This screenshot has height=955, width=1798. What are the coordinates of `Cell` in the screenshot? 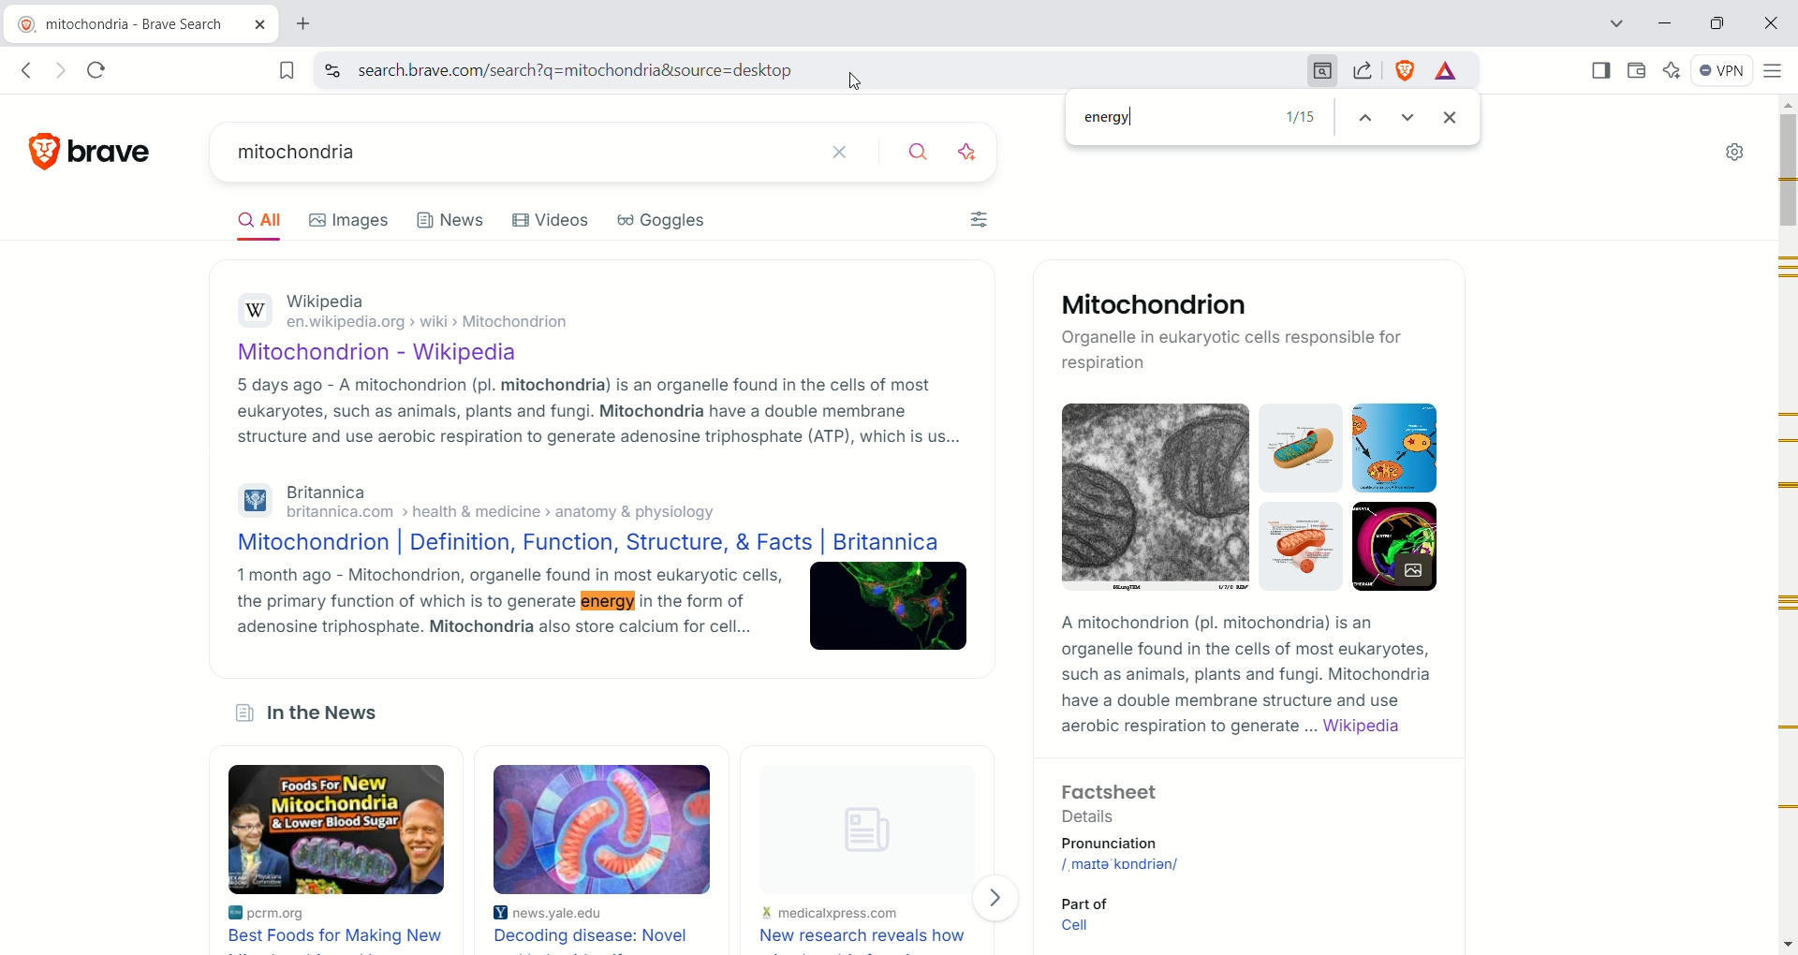 It's located at (1106, 926).